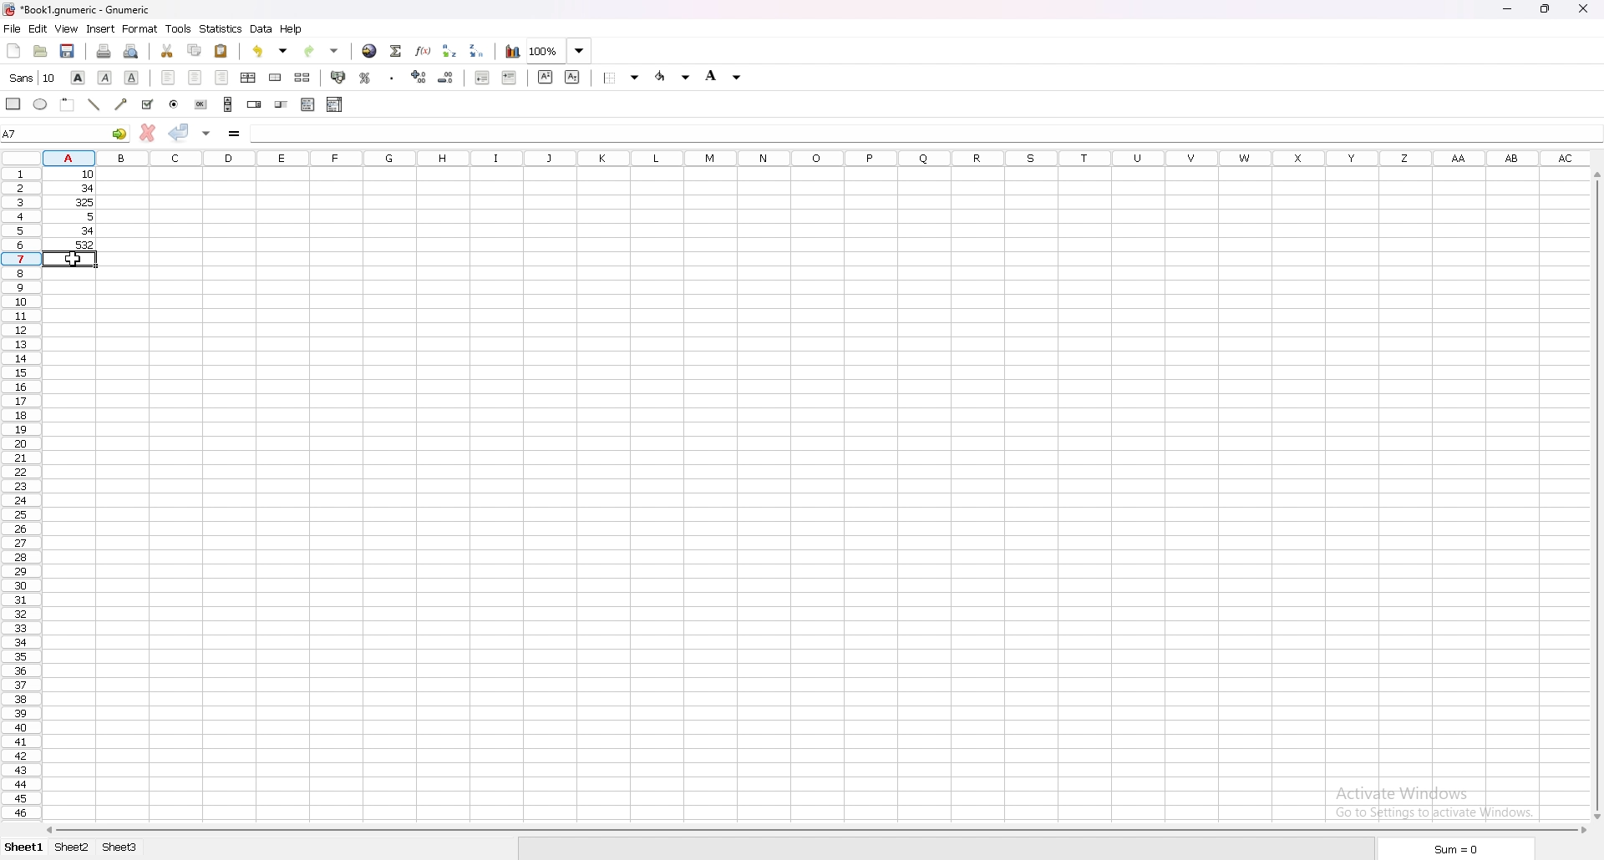  What do you see at coordinates (175, 104) in the screenshot?
I see `radio button` at bounding box center [175, 104].